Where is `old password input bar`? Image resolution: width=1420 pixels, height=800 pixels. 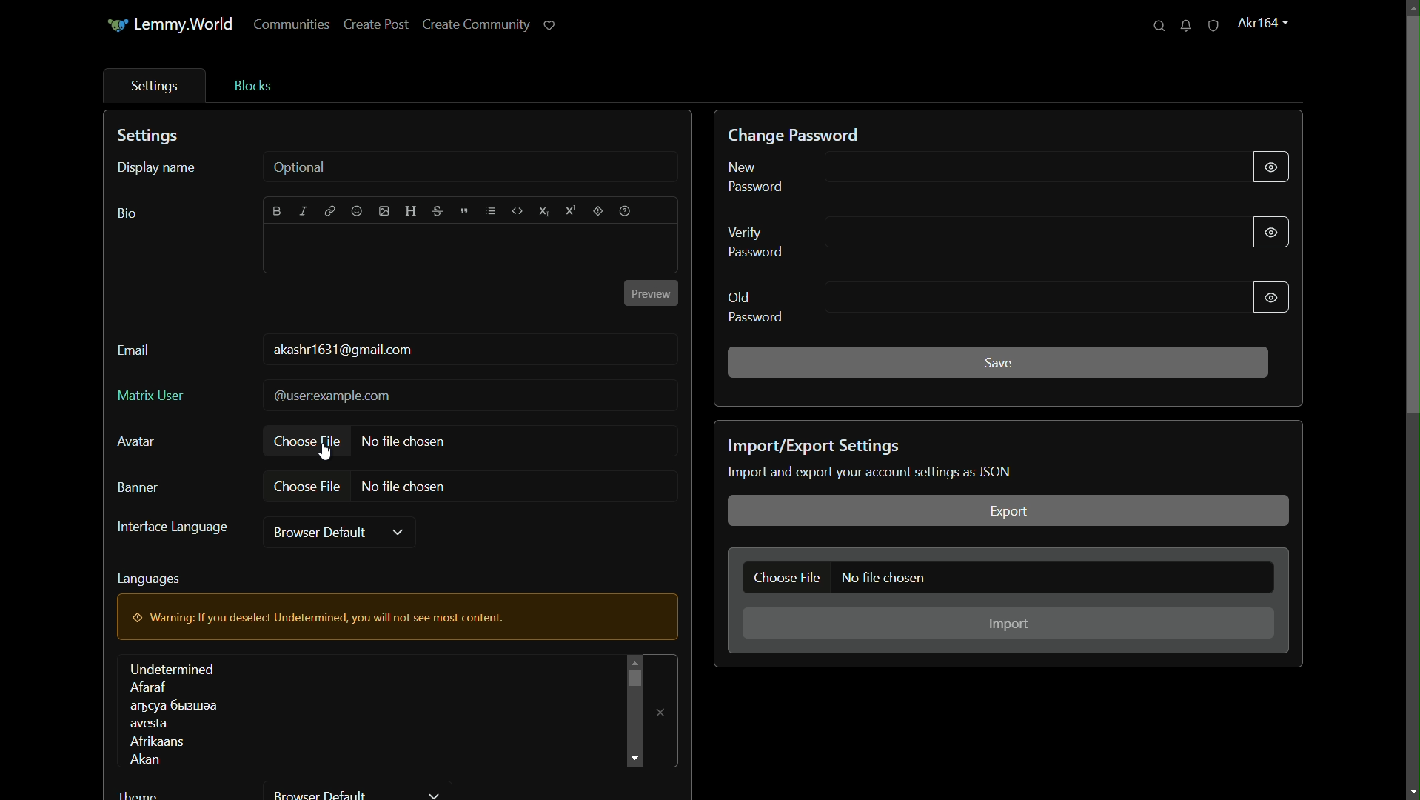
old password input bar is located at coordinates (1024, 299).